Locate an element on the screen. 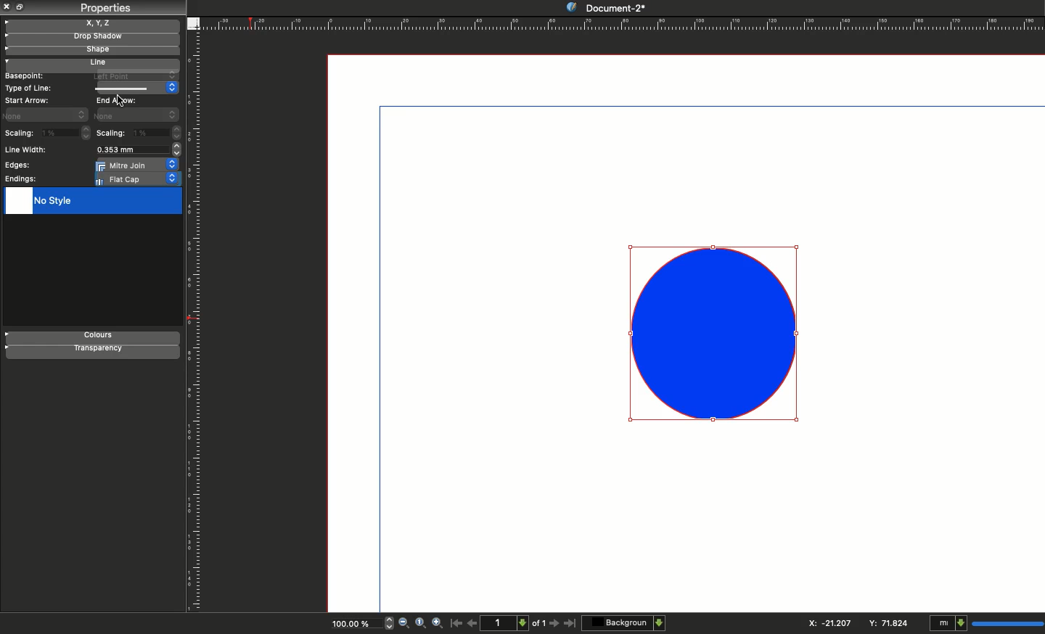  None is located at coordinates (46, 114).